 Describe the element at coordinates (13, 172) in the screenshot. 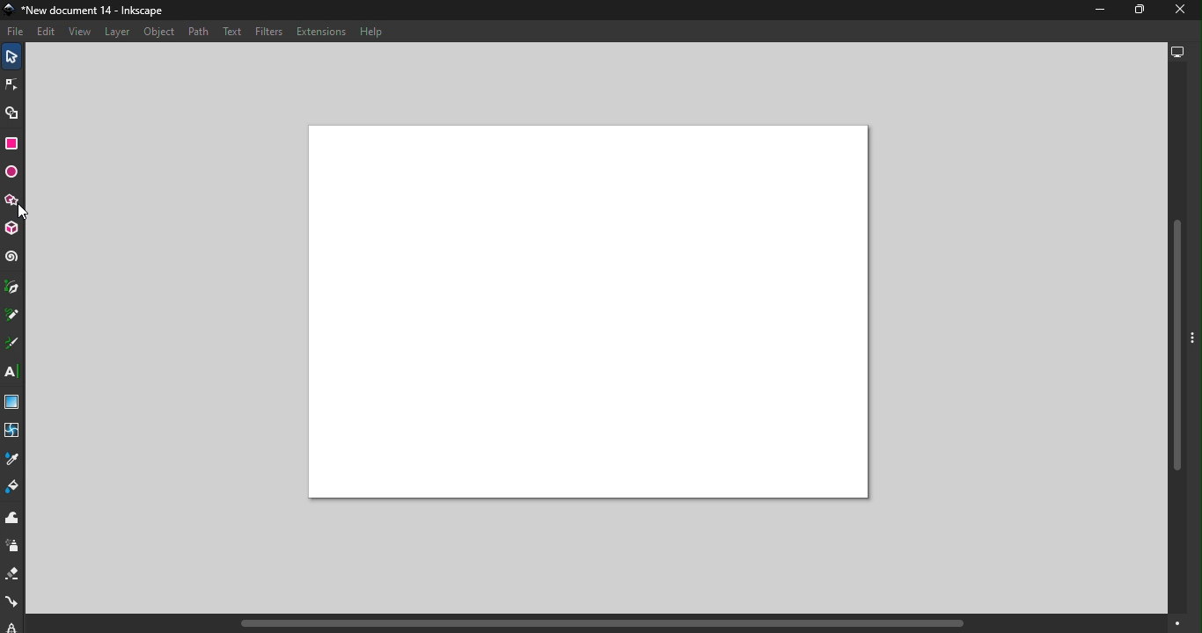

I see `Ellipse/Arc tool` at that location.